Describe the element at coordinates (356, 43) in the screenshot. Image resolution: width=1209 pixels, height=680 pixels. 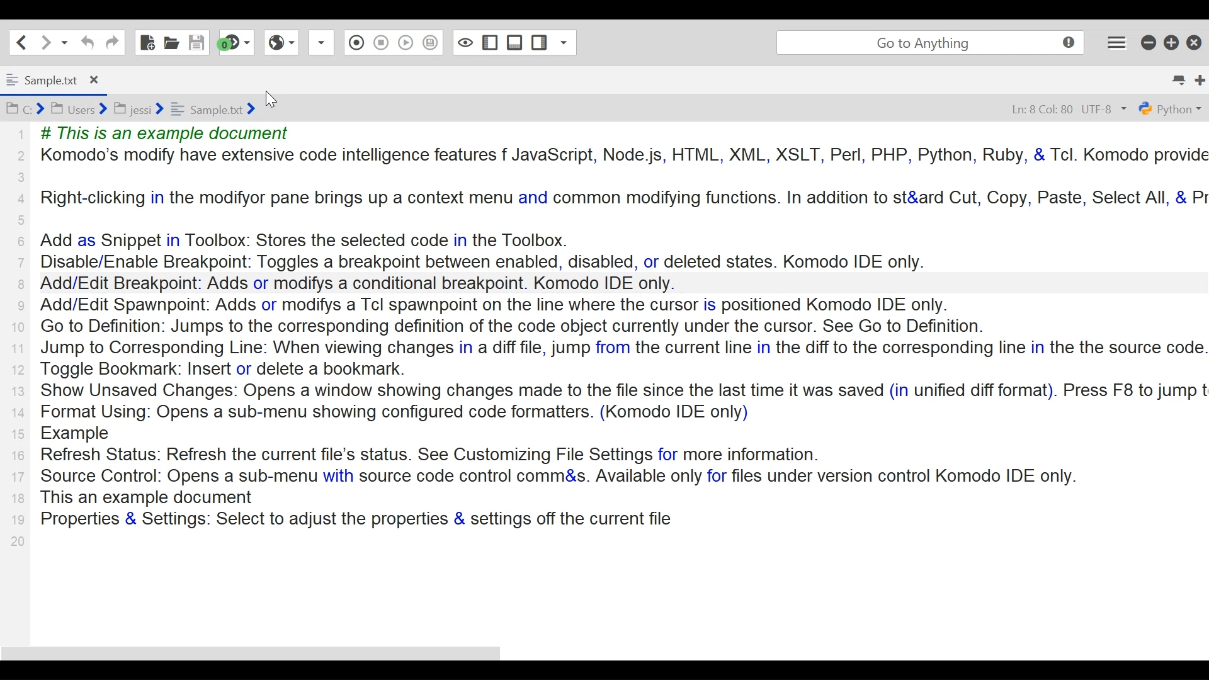
I see `Recording in Macro` at that location.